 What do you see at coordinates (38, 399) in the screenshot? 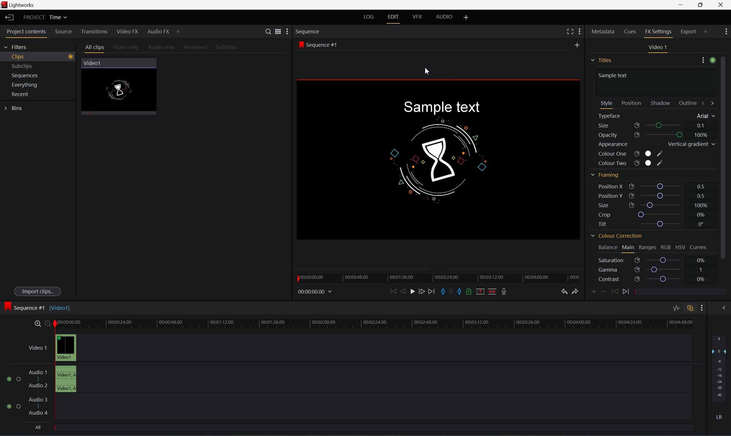
I see `Audio 3` at bounding box center [38, 399].